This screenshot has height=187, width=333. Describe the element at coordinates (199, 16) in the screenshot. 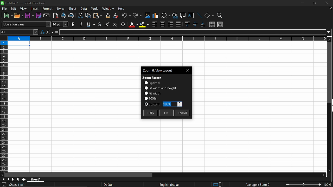

I see `line ` at that location.